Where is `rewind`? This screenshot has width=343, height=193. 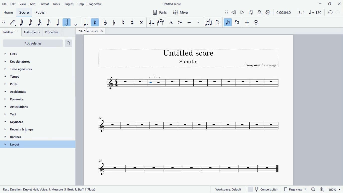 rewind is located at coordinates (234, 13).